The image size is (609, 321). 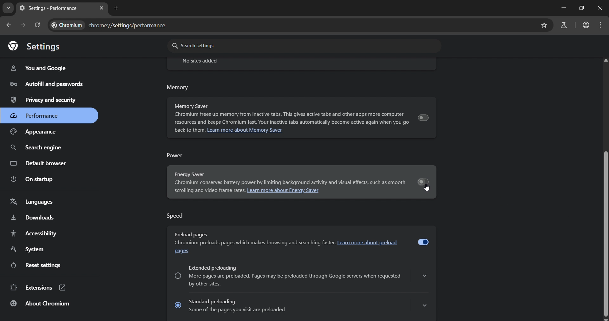 What do you see at coordinates (213, 46) in the screenshot?
I see `search settings` at bounding box center [213, 46].